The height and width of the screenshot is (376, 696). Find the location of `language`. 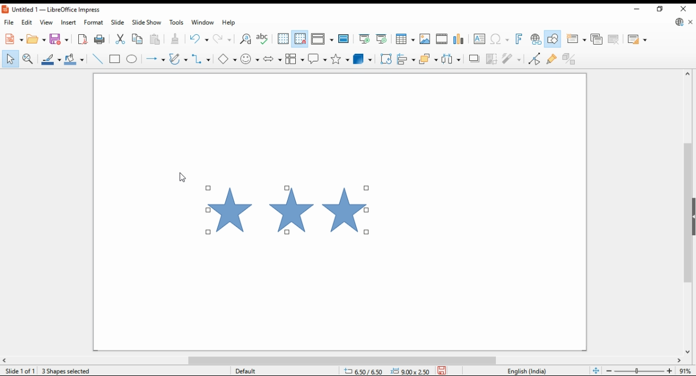

language is located at coordinates (530, 371).